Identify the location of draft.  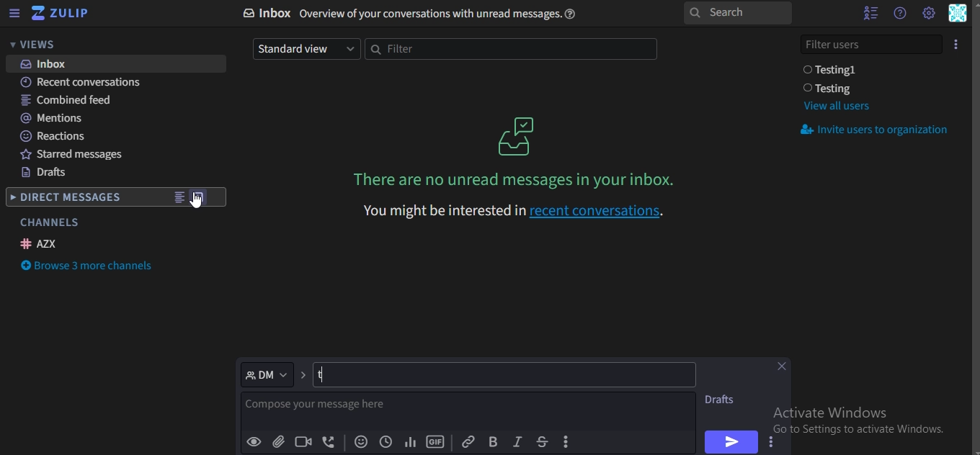
(724, 400).